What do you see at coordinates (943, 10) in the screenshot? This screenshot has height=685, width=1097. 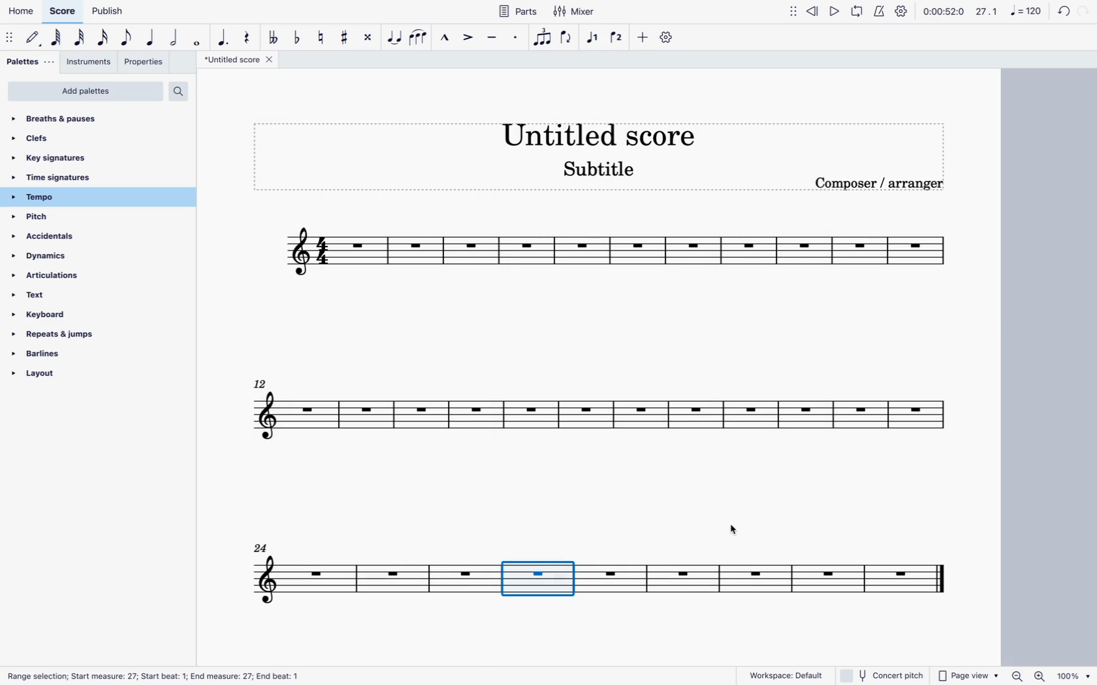 I see `time` at bounding box center [943, 10].